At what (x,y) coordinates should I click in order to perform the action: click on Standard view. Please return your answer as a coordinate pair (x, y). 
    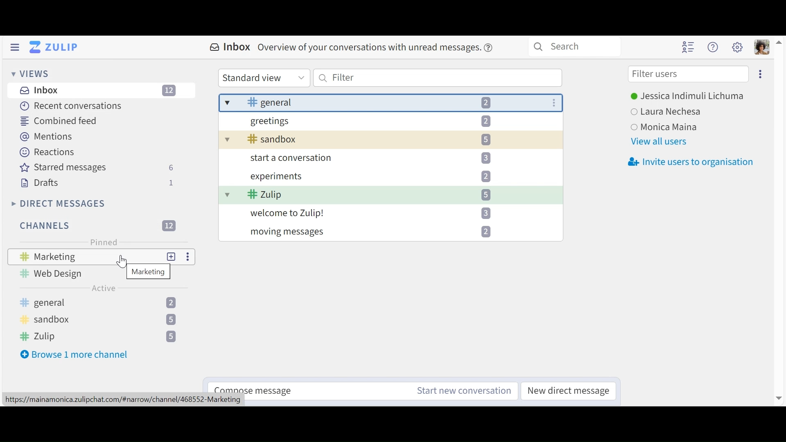
    Looking at the image, I should click on (263, 78).